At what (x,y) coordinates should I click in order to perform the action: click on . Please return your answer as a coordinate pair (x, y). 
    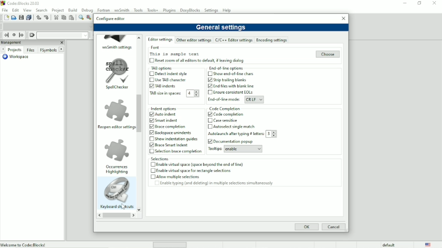
    Looking at the image, I should click on (210, 141).